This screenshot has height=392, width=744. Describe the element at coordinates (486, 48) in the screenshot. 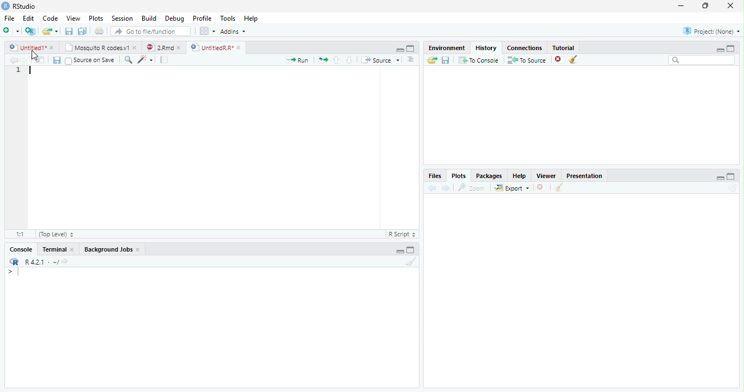

I see `History` at that location.